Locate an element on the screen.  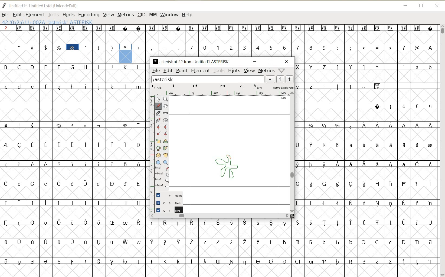
GLYPHY CHARACTERS is located at coordinates (73, 170).